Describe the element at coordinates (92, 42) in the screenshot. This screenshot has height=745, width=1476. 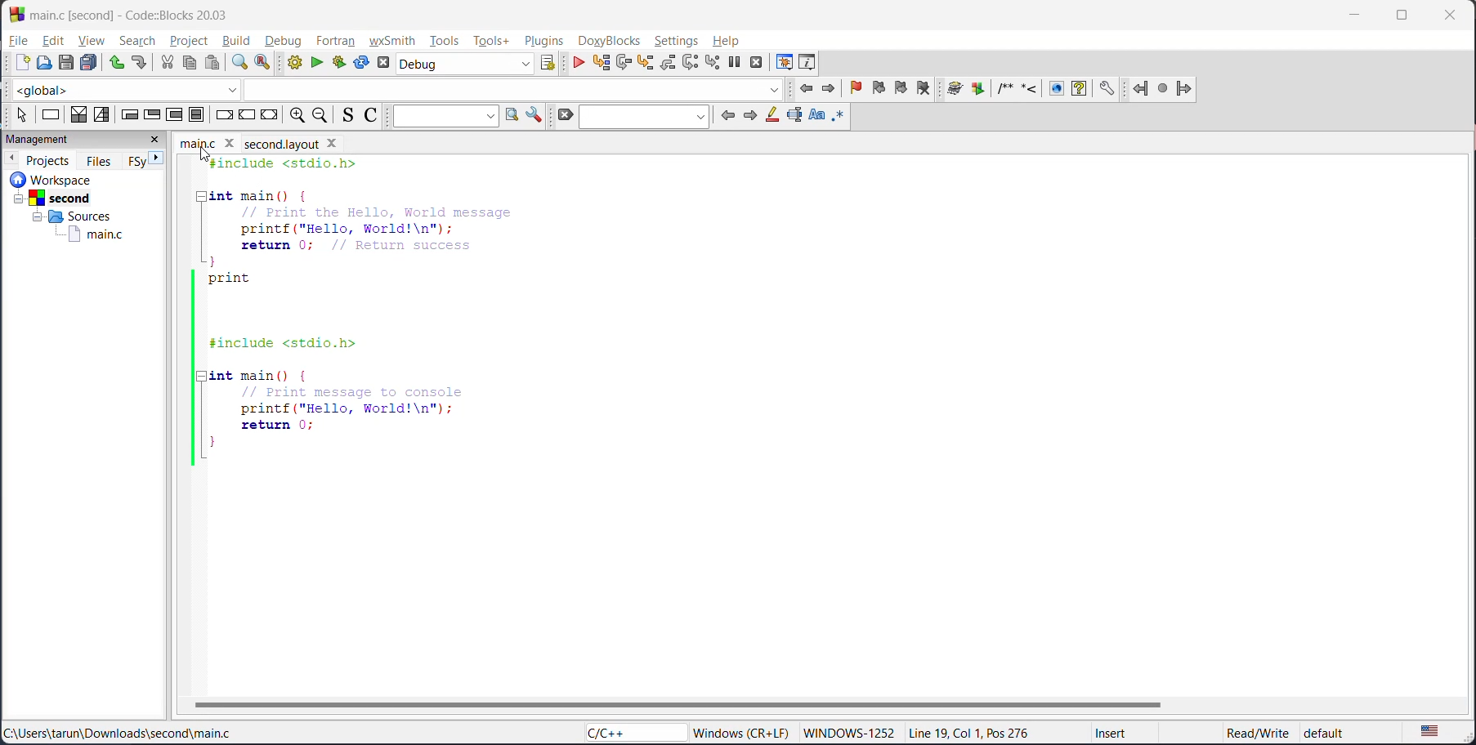
I see `view` at that location.